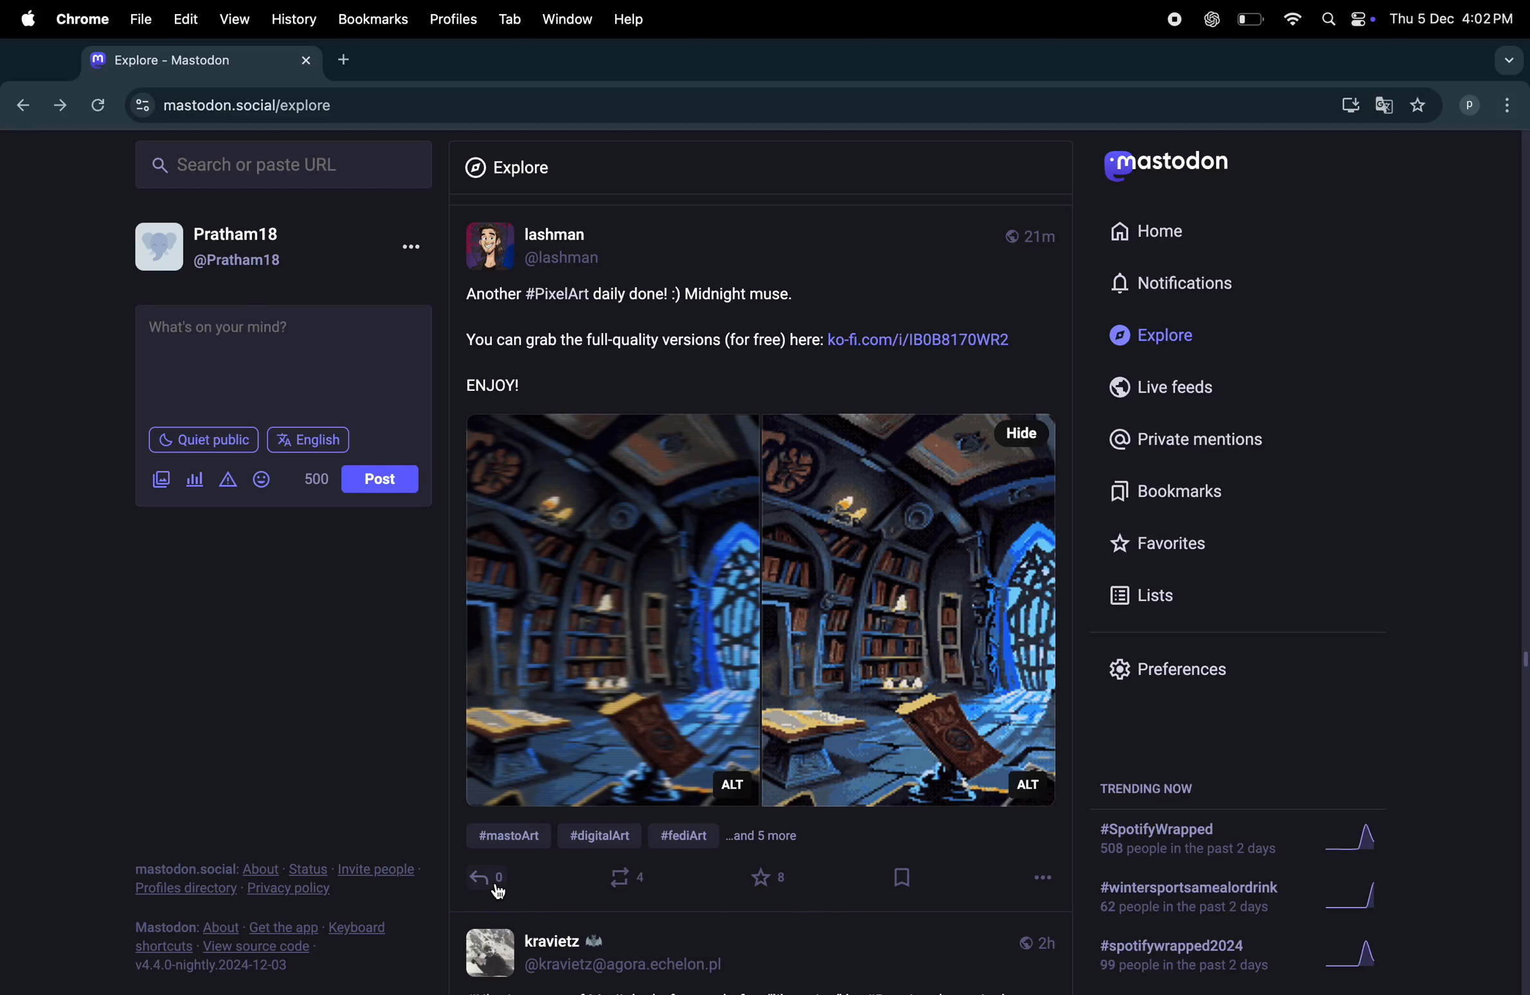 This screenshot has width=1530, height=995. Describe the element at coordinates (1184, 388) in the screenshot. I see `Live feeds` at that location.